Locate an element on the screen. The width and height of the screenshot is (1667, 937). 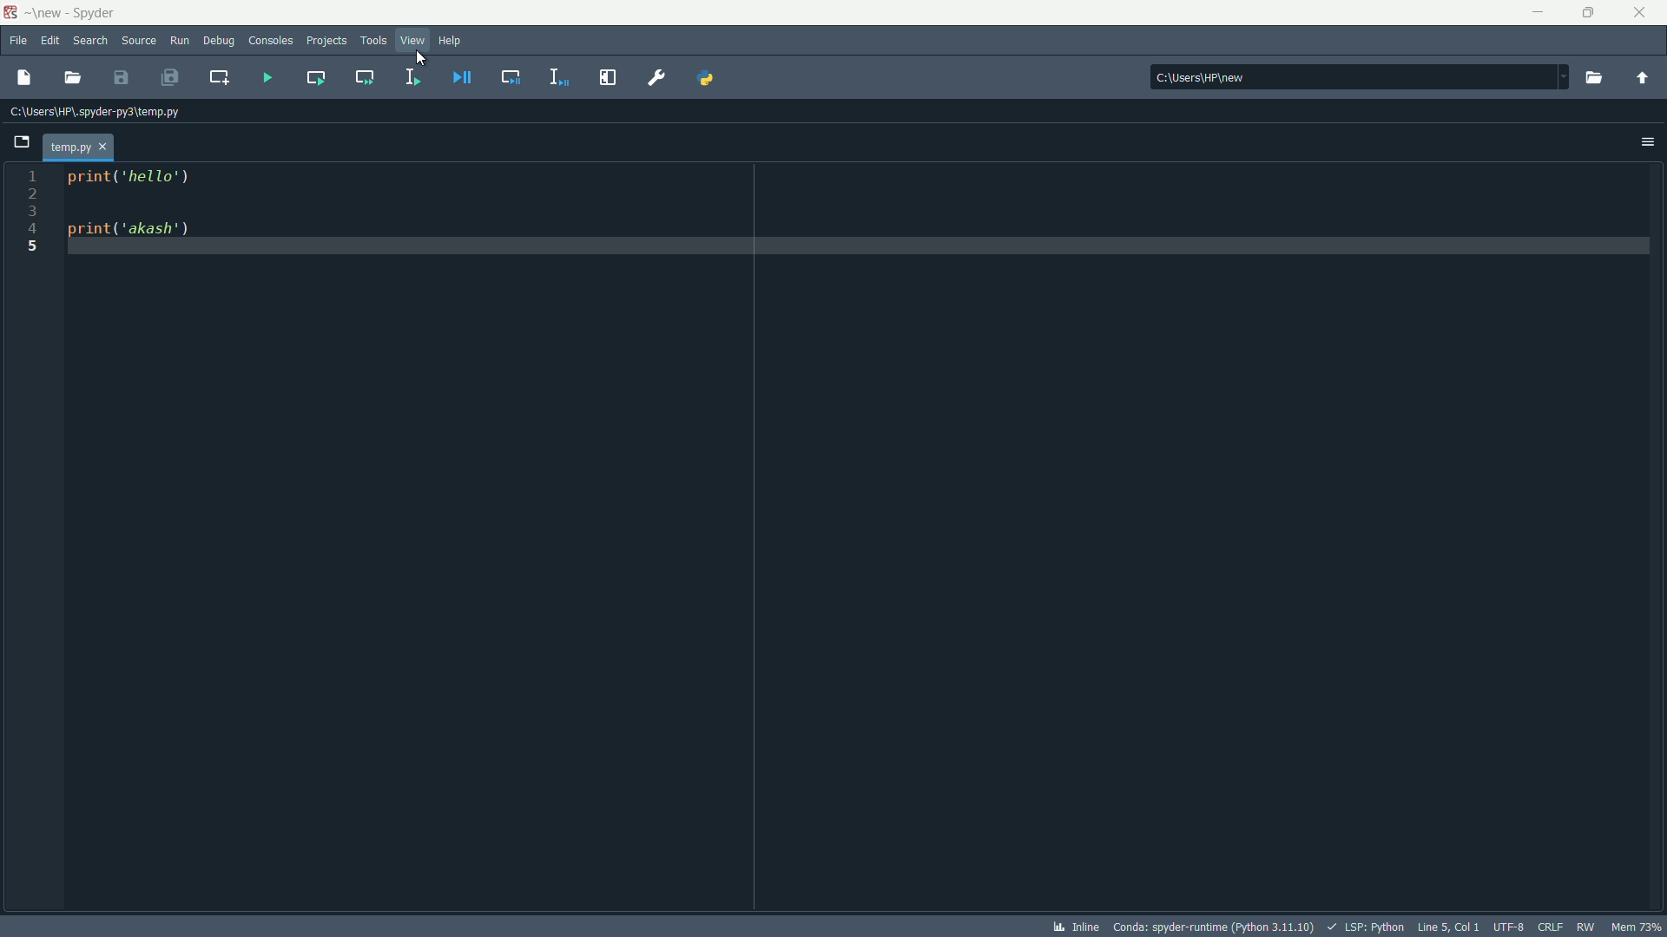
python interpreter is located at coordinates (1213, 927).